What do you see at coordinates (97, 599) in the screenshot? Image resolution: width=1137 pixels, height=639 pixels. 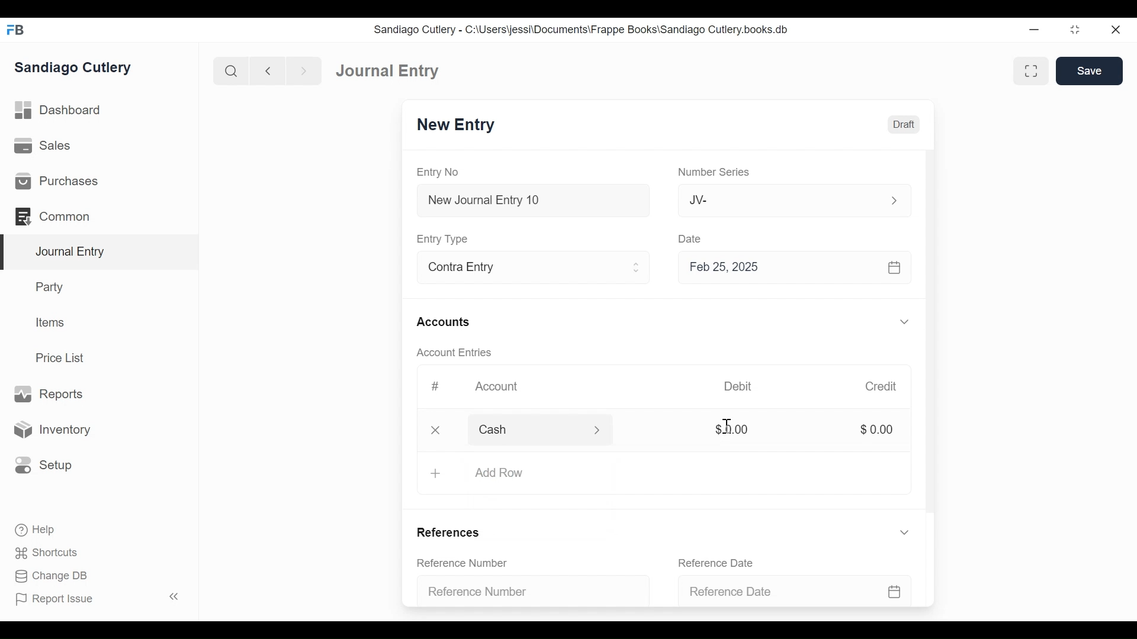 I see `Report Issue` at bounding box center [97, 599].